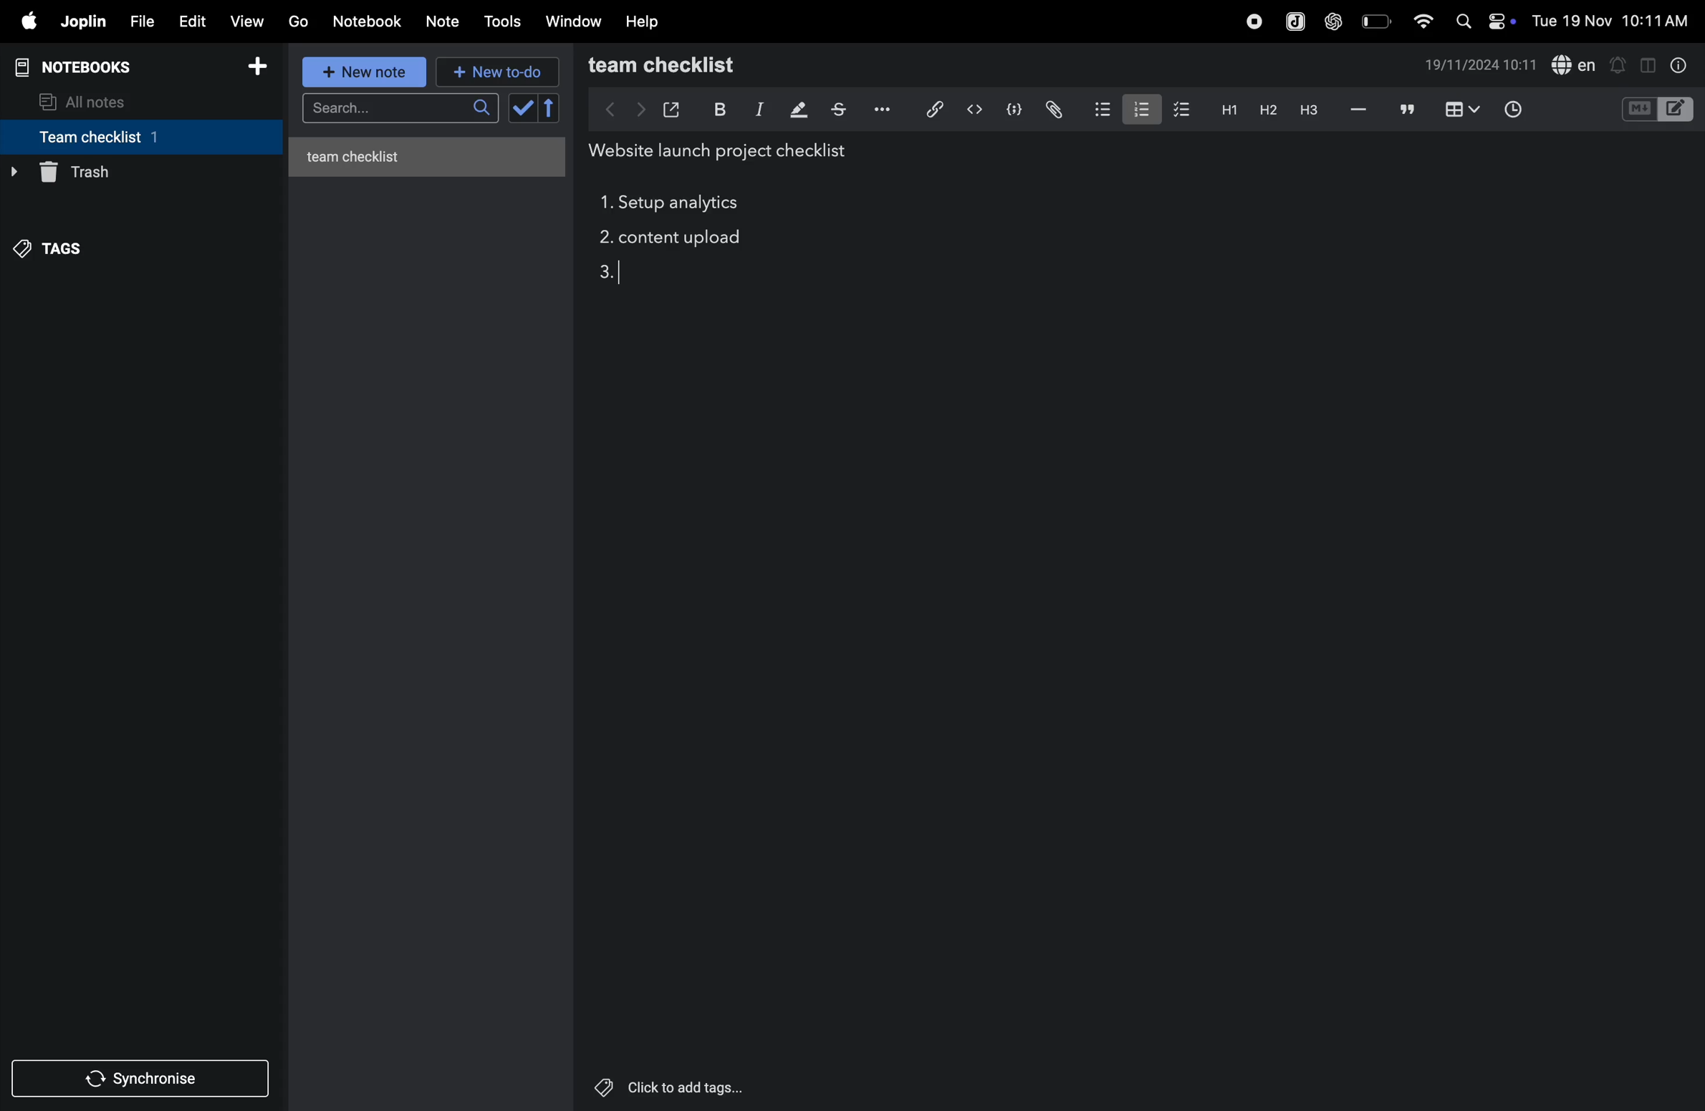 The width and height of the screenshot is (1705, 1111). Describe the element at coordinates (432, 153) in the screenshot. I see `untitled` at that location.